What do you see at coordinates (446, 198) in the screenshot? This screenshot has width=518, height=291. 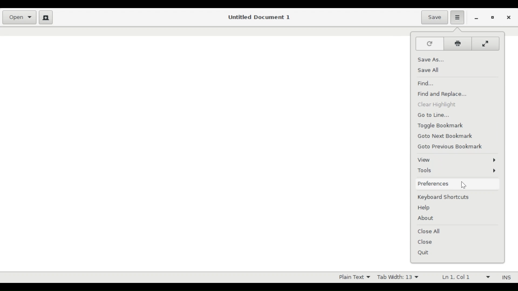 I see `Keyboard shortcuts` at bounding box center [446, 198].